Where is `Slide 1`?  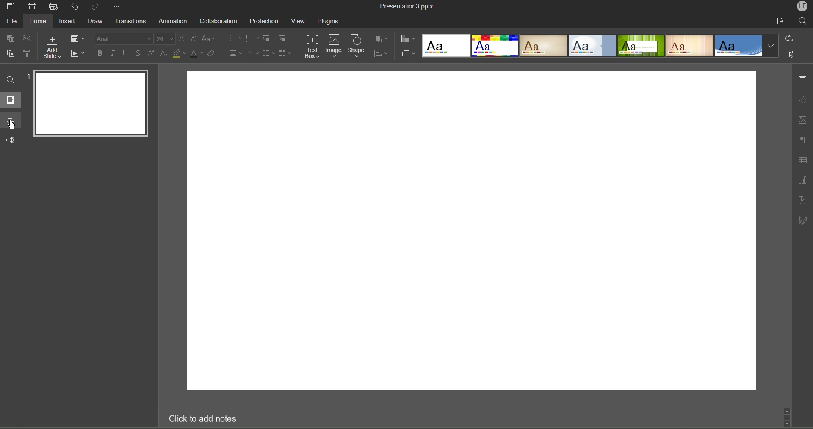 Slide 1 is located at coordinates (89, 104).